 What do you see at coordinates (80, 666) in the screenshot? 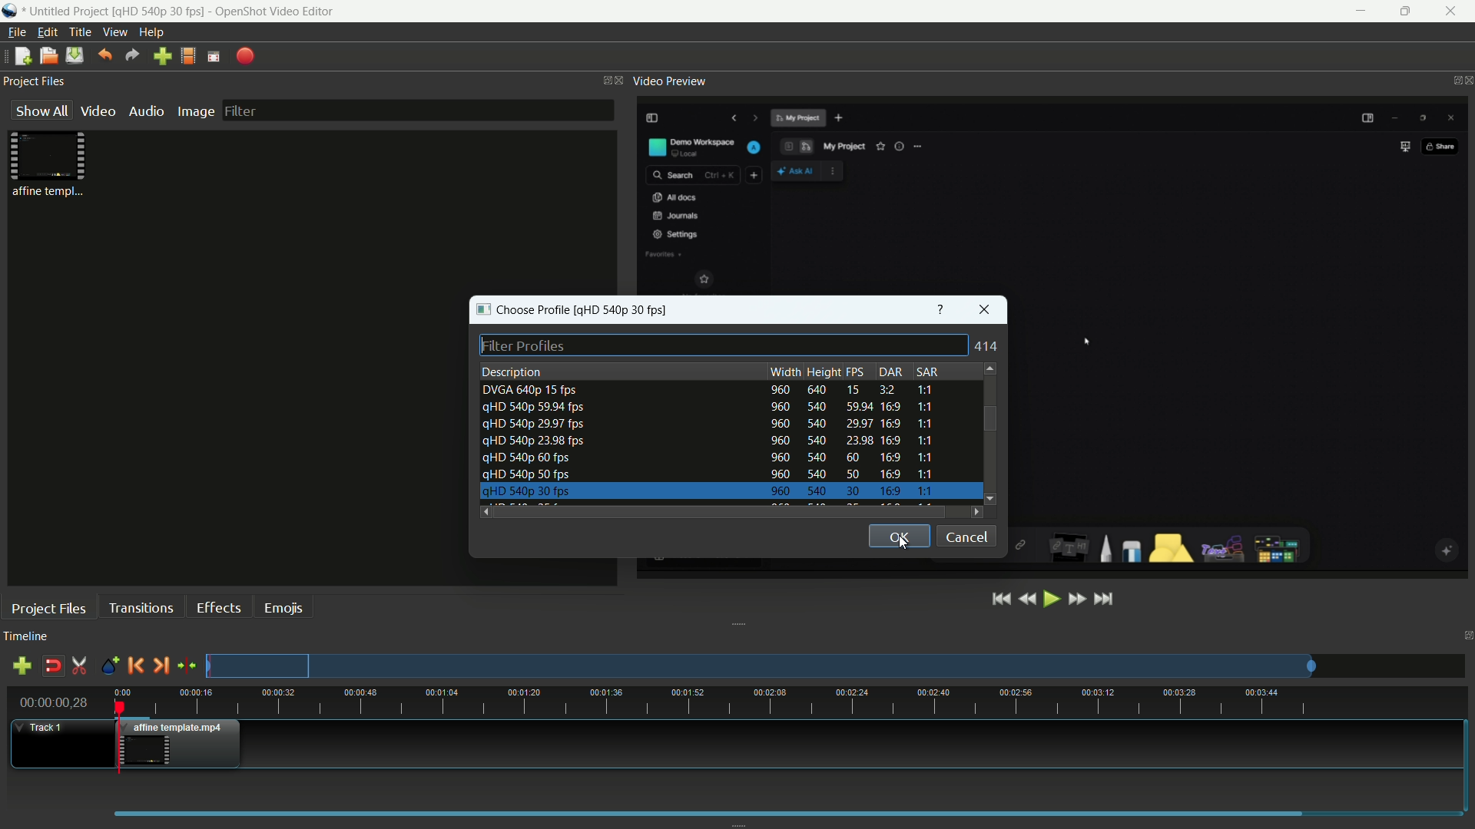
I see `enable razor` at bounding box center [80, 666].